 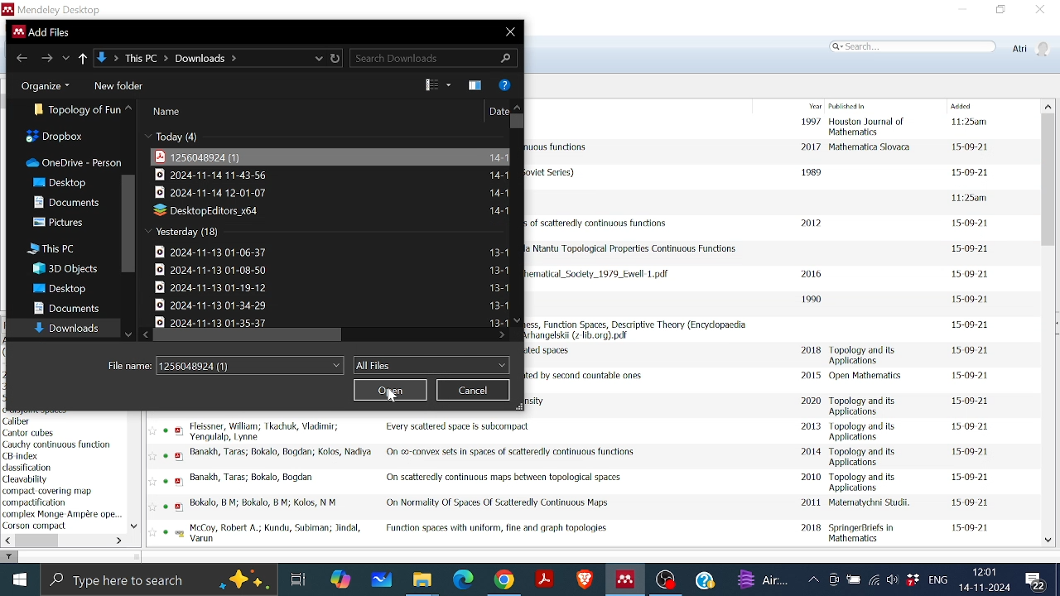 What do you see at coordinates (434, 58) in the screenshot?
I see `Search Download` at bounding box center [434, 58].